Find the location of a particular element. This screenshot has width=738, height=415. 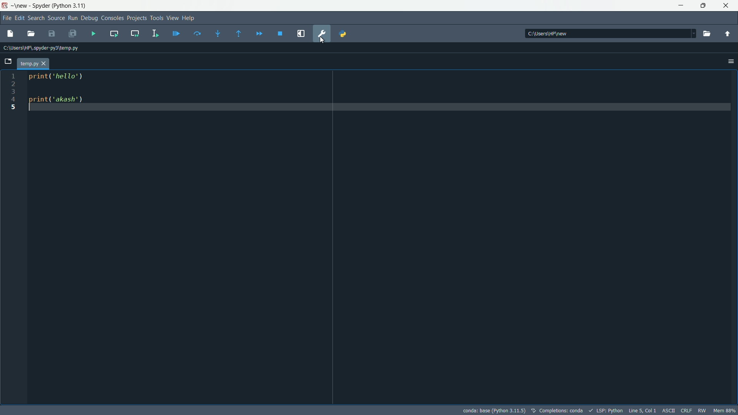

tools menu is located at coordinates (157, 18).